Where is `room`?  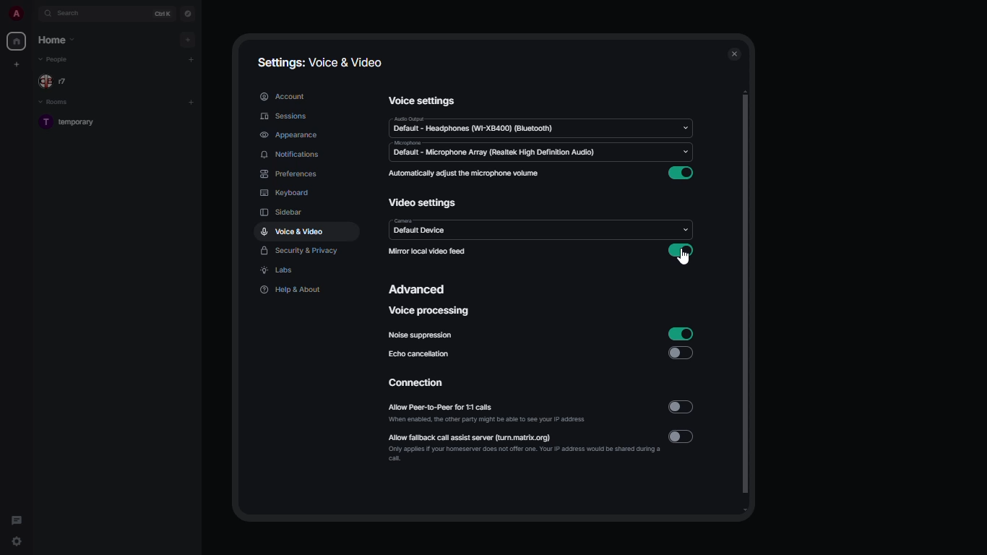
room is located at coordinates (74, 124).